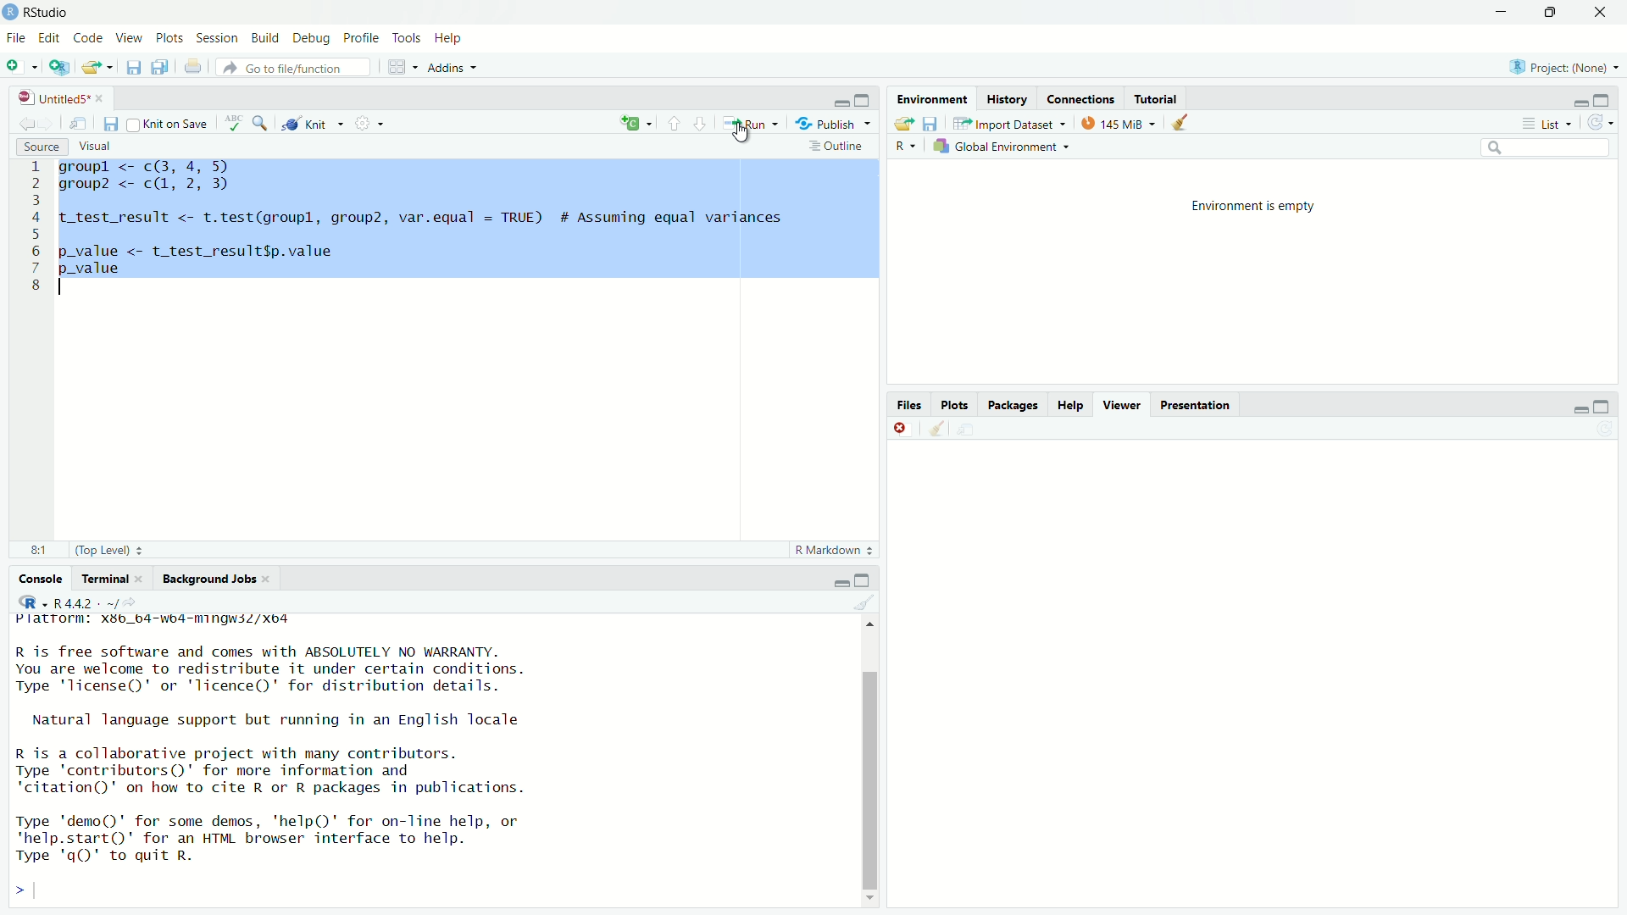  I want to click on Rstudio, so click(49, 10).